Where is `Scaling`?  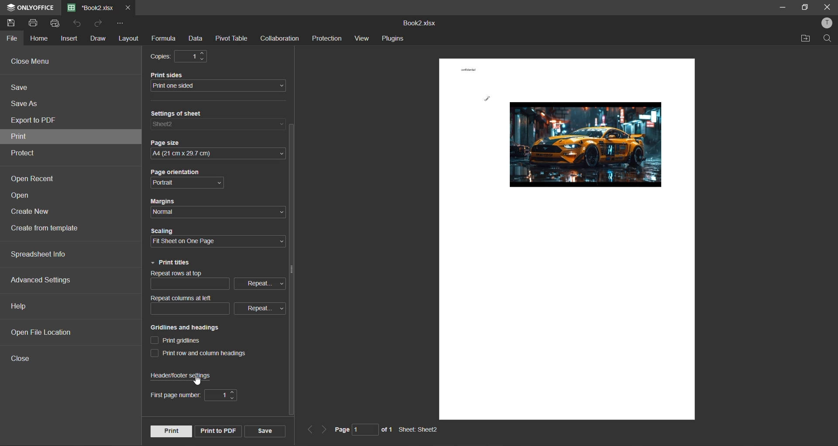
Scaling is located at coordinates (163, 231).